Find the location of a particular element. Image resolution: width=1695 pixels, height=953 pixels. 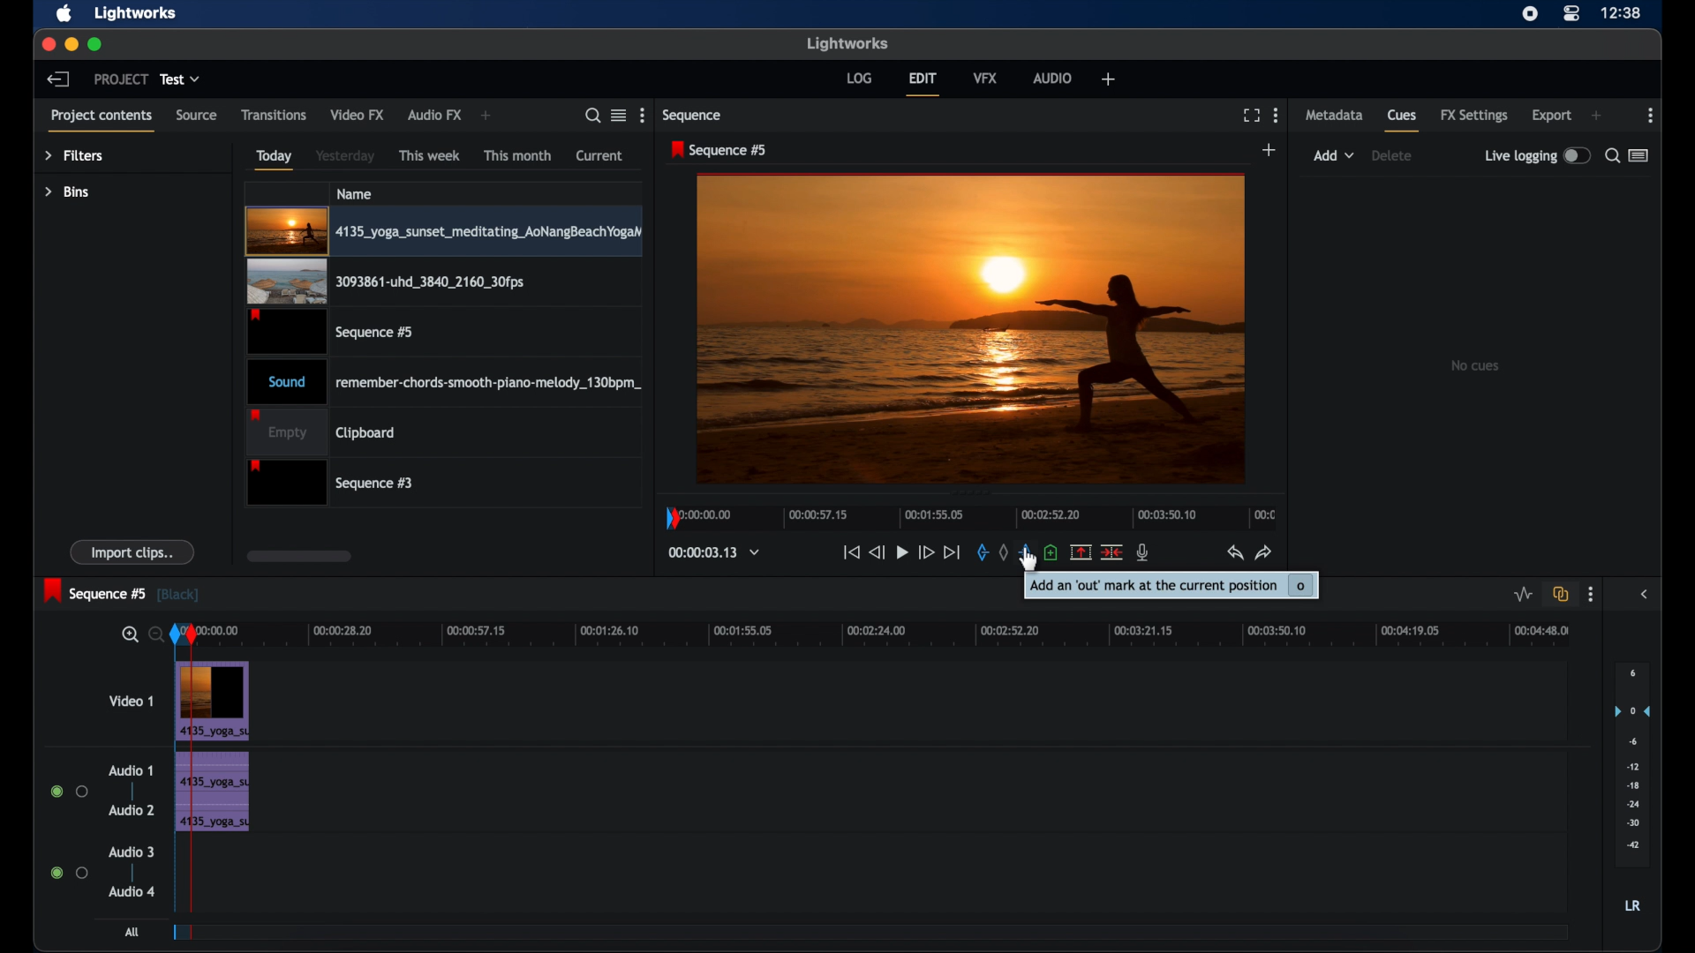

search for cues is located at coordinates (1611, 154).